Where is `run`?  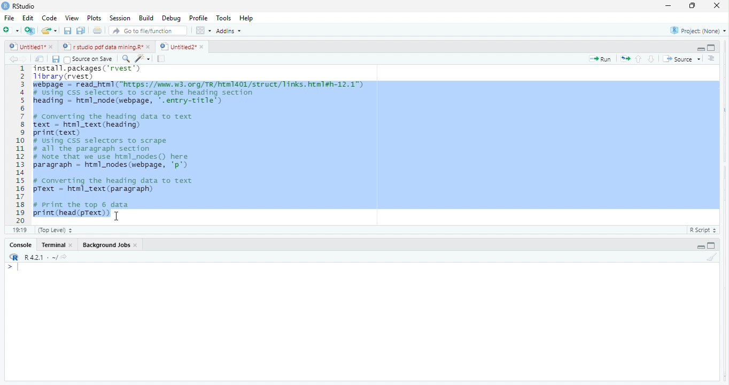
run is located at coordinates (601, 59).